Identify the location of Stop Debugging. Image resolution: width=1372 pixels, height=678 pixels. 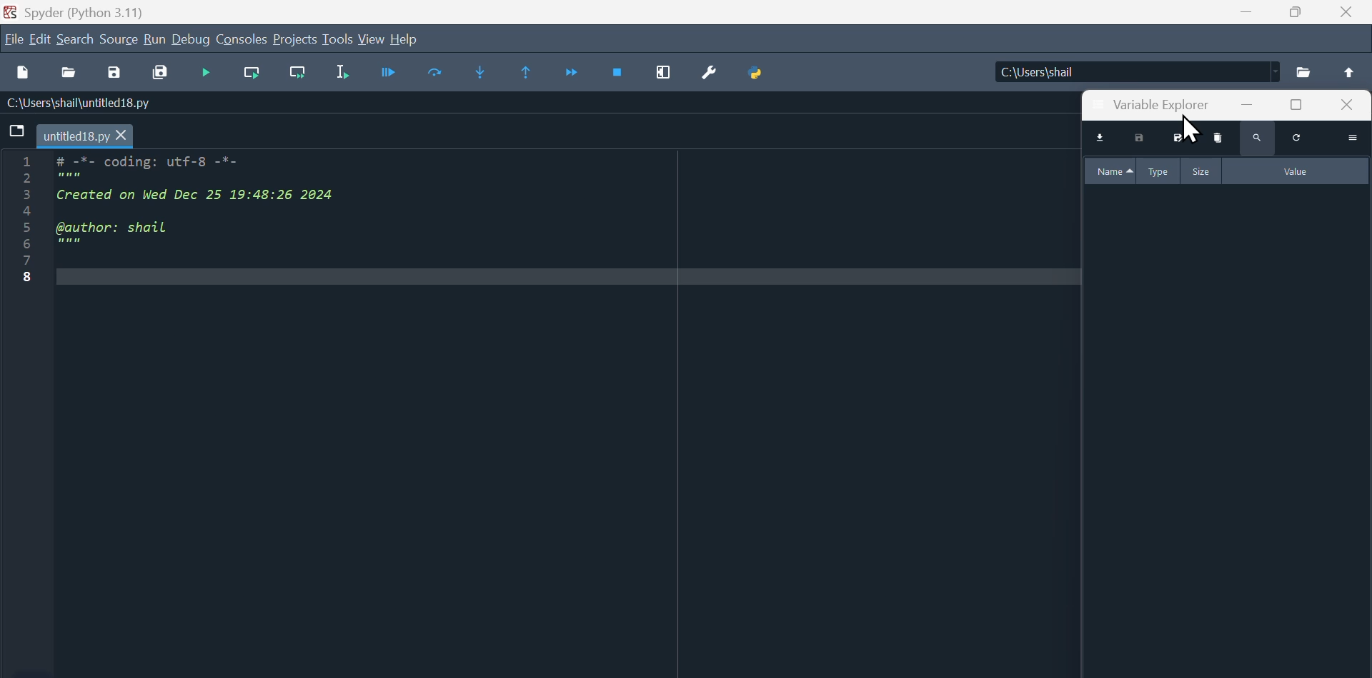
(620, 77).